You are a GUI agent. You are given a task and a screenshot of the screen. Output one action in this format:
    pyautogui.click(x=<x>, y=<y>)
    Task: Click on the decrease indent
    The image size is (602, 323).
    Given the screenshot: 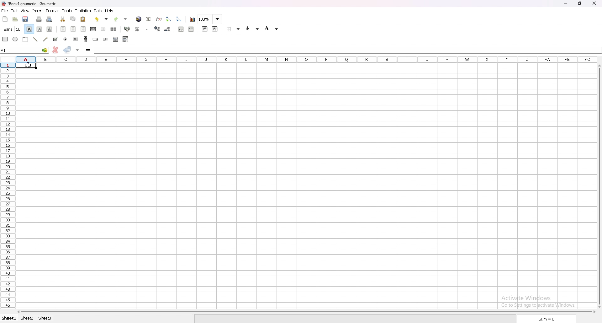 What is the action you would take?
    pyautogui.click(x=181, y=29)
    